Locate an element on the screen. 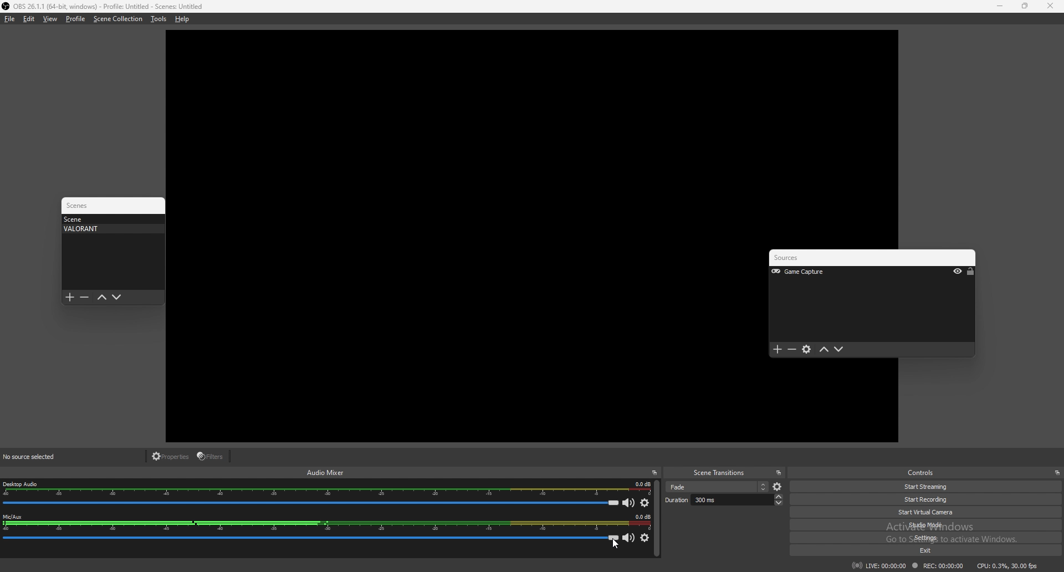 This screenshot has width=1064, height=572. properties is located at coordinates (171, 457).